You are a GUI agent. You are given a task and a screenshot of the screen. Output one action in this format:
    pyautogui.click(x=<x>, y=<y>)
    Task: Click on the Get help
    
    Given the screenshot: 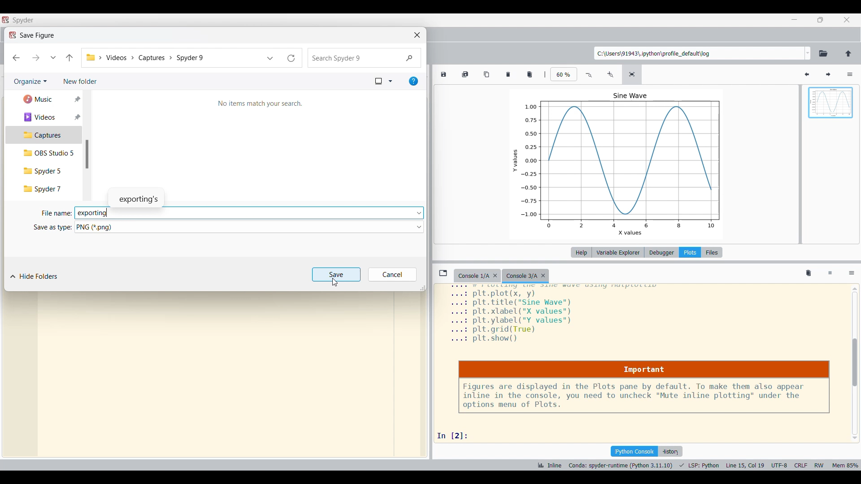 What is the action you would take?
    pyautogui.click(x=413, y=82)
    